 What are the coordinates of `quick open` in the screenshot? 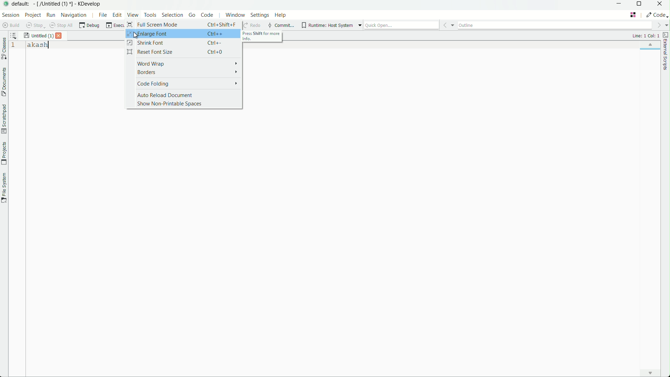 It's located at (402, 25).